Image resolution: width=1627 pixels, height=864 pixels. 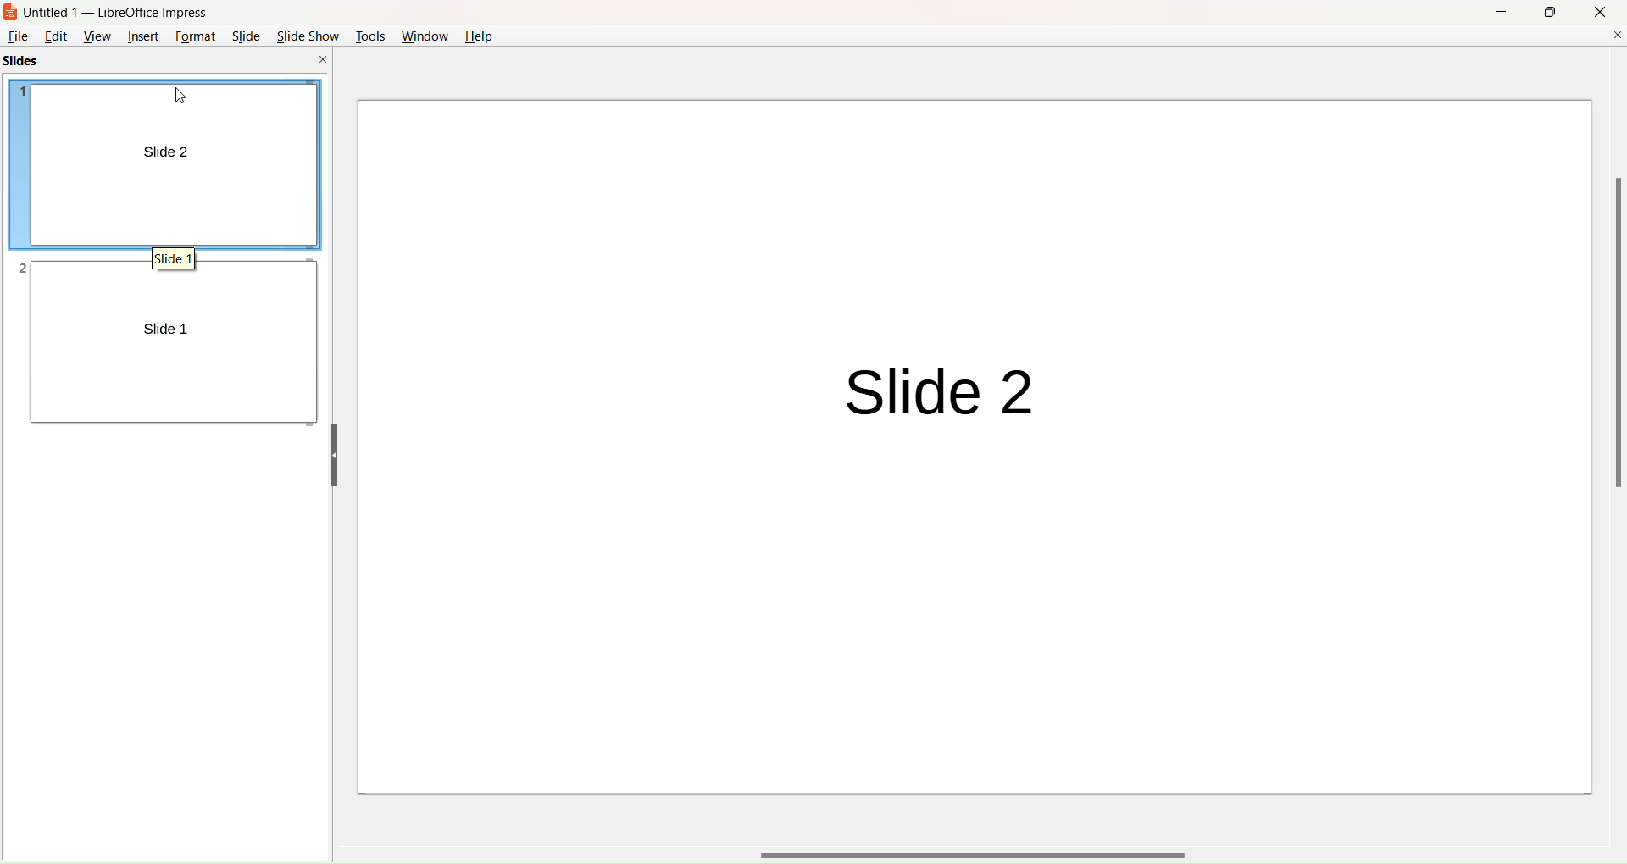 I want to click on cursor, so click(x=180, y=97).